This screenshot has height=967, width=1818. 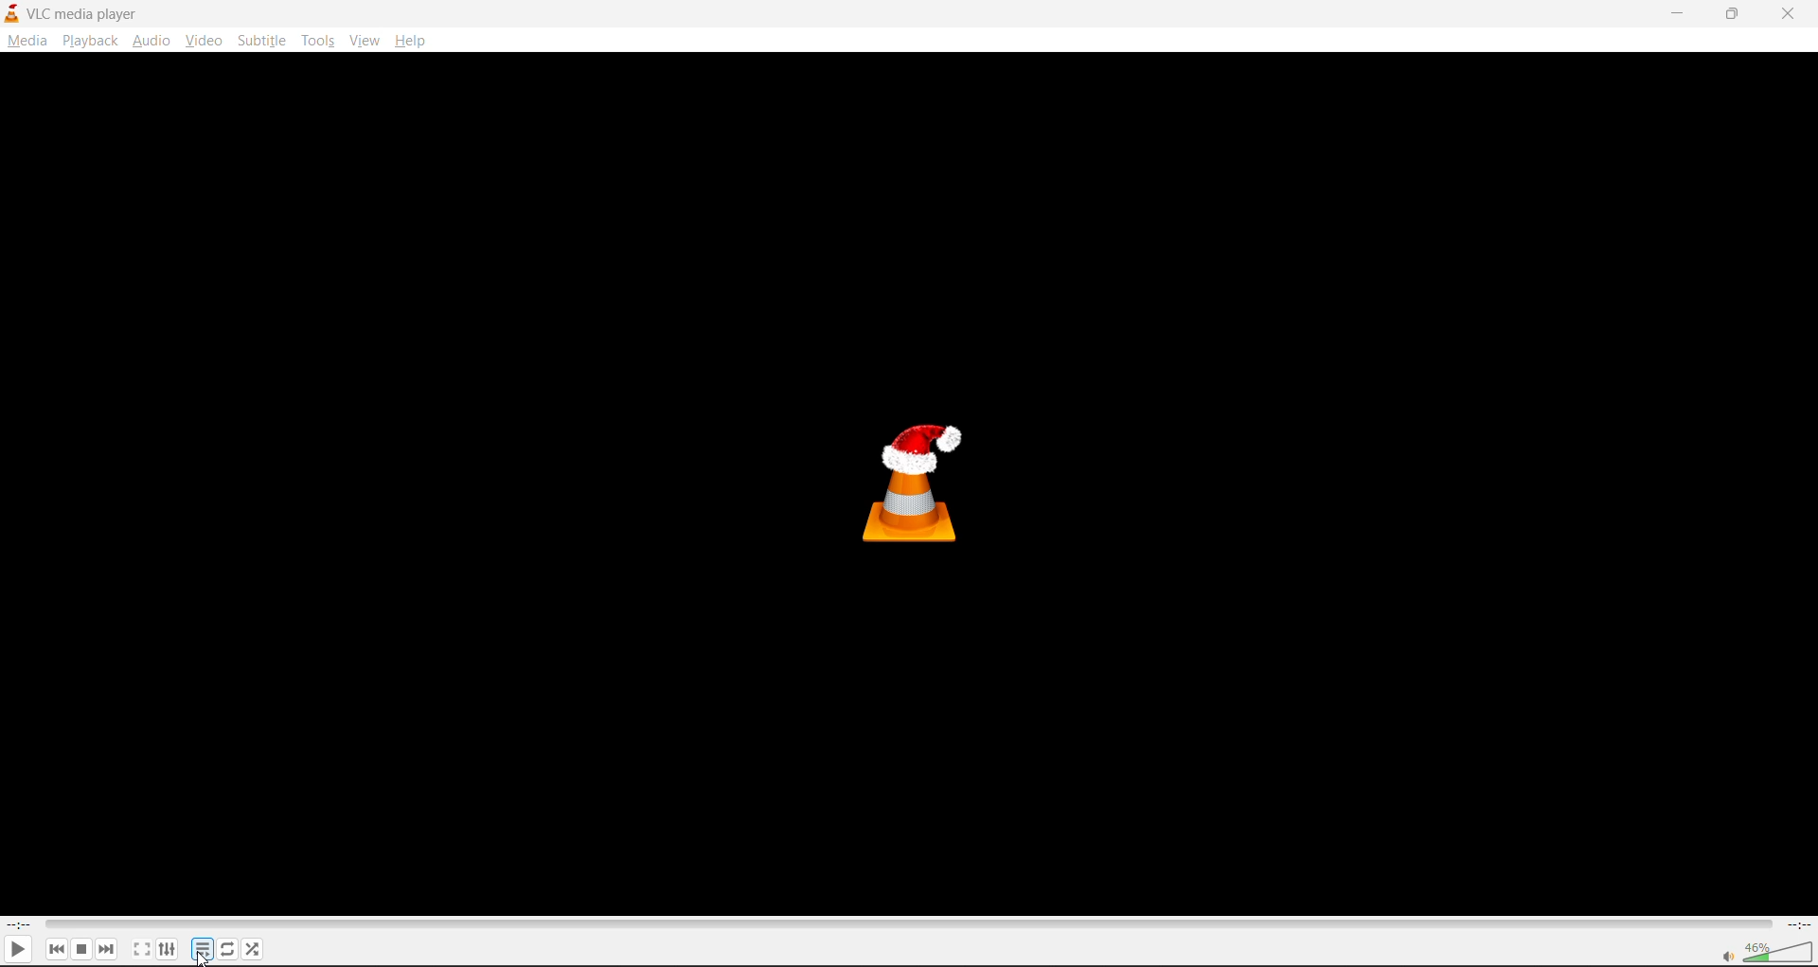 What do you see at coordinates (228, 948) in the screenshot?
I see `loop` at bounding box center [228, 948].